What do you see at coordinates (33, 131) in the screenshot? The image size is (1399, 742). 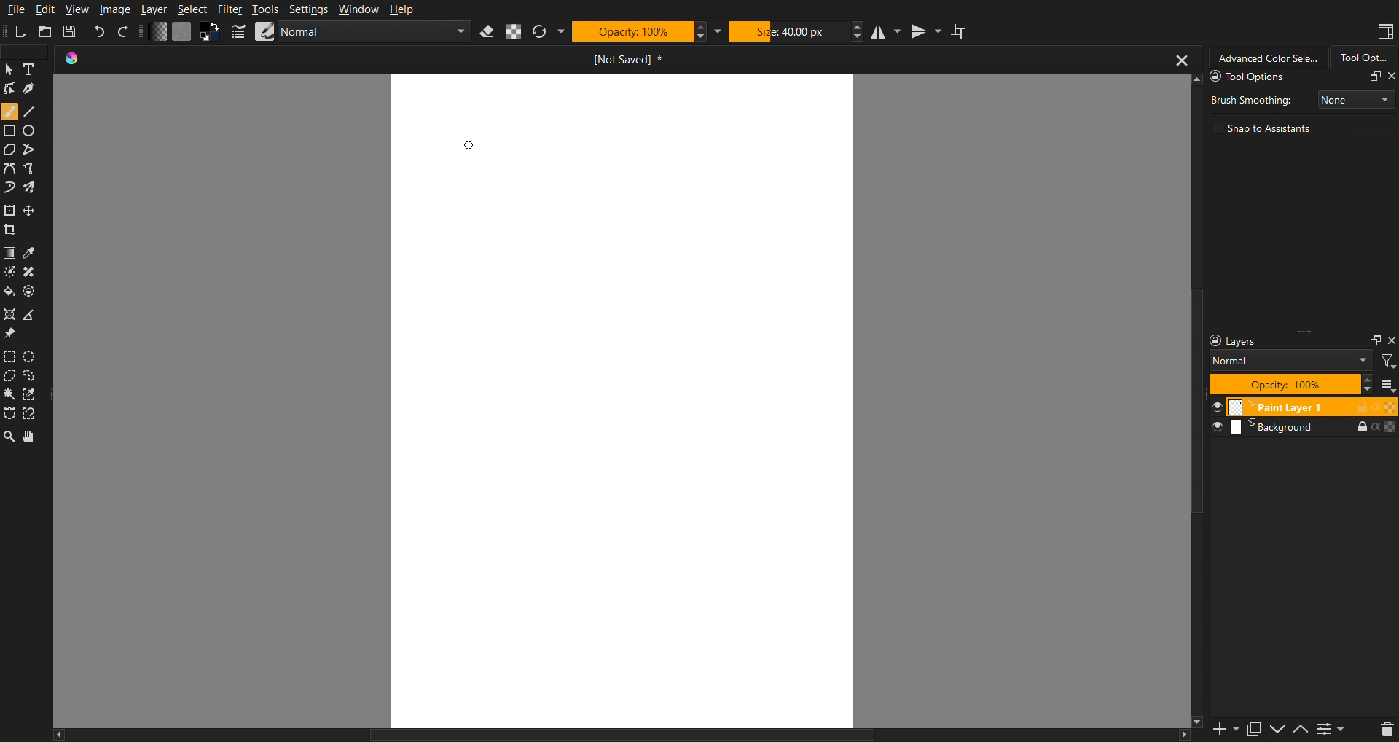 I see `Circle` at bounding box center [33, 131].